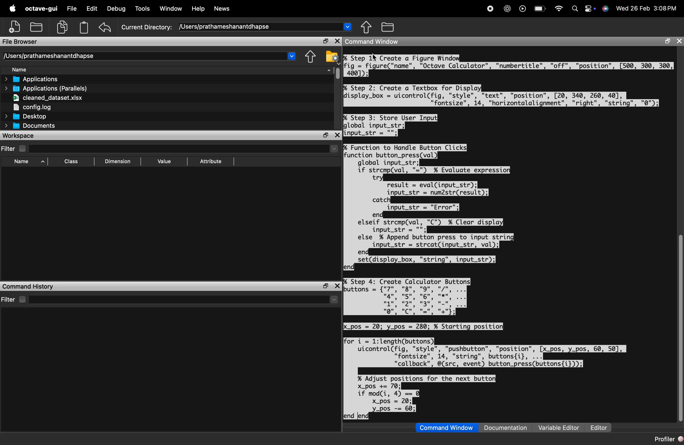 This screenshot has height=445, width=684. Describe the element at coordinates (680, 327) in the screenshot. I see `vertical scrollbar` at that location.